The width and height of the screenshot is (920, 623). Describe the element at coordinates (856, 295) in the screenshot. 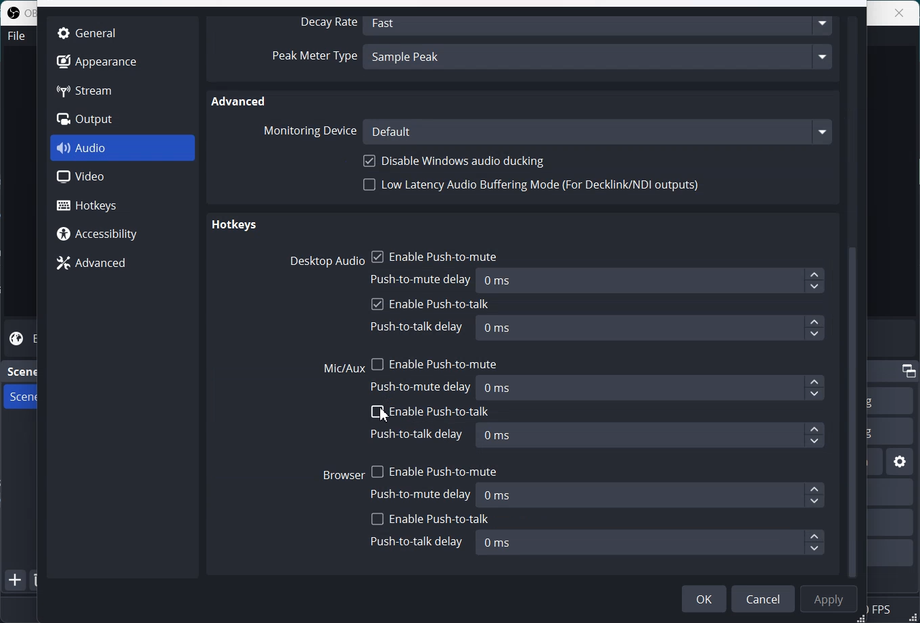

I see `Scroll bar` at that location.